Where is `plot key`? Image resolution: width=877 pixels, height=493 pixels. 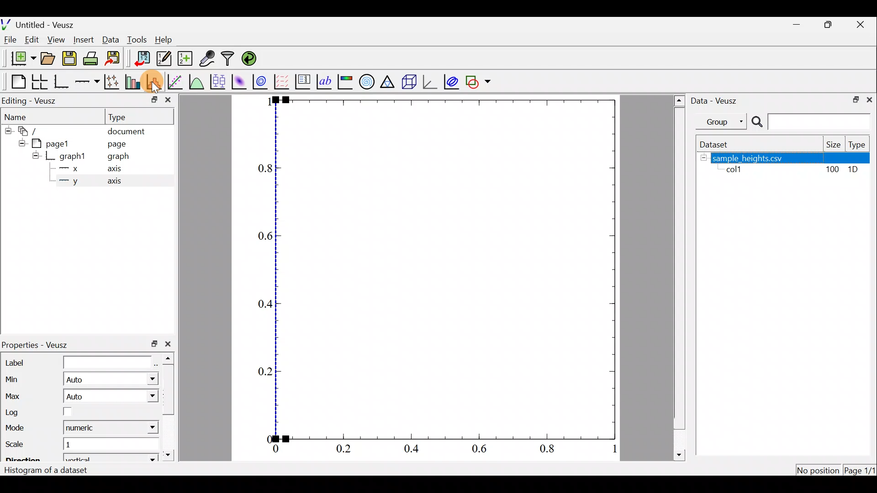
plot key is located at coordinates (304, 81).